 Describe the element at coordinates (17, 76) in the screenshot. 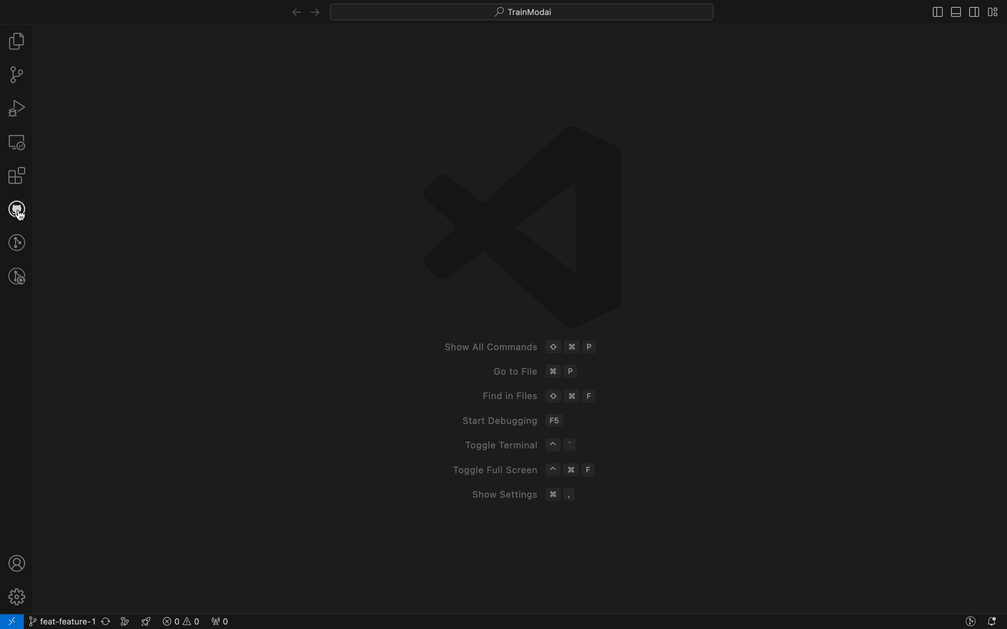

I see `git panel` at that location.